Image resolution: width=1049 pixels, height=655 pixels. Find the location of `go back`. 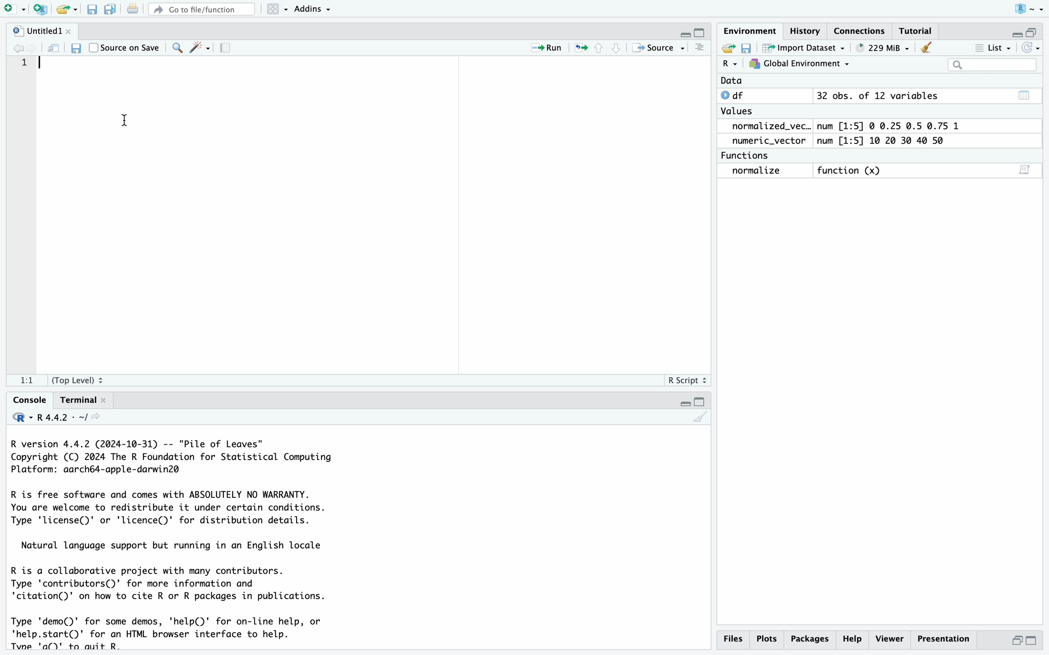

go back is located at coordinates (19, 49).